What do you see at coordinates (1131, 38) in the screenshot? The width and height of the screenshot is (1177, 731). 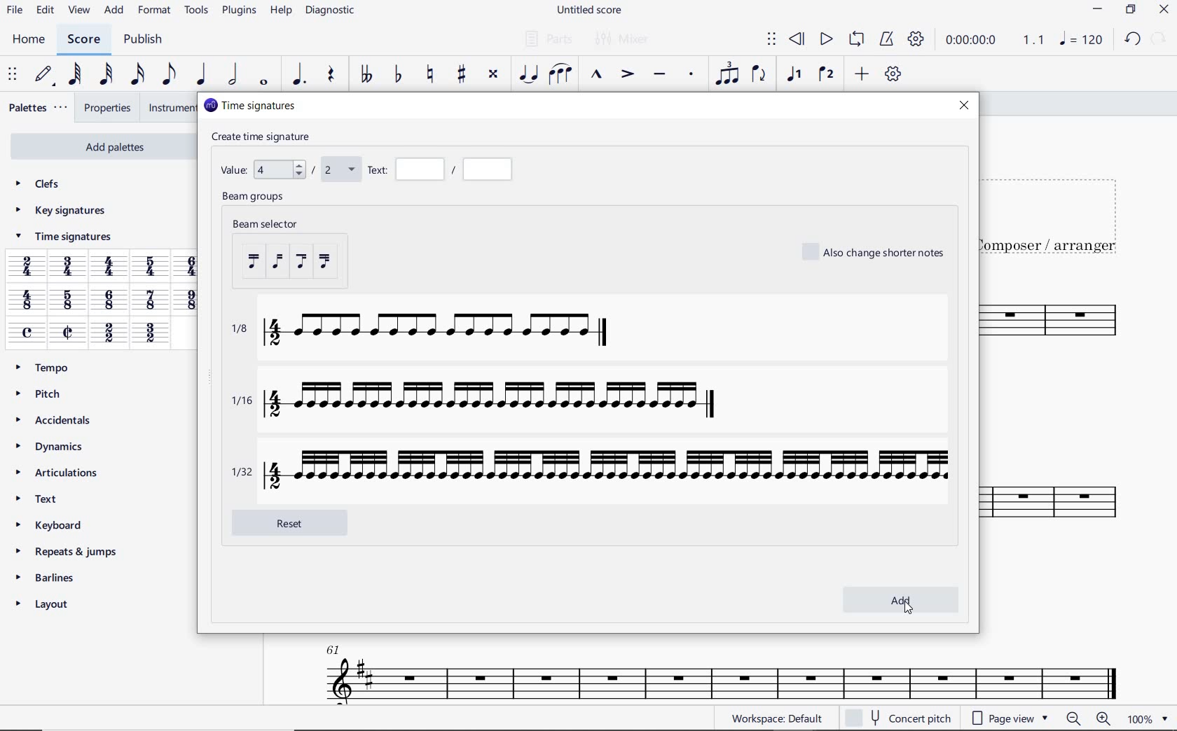 I see `UNDO` at bounding box center [1131, 38].